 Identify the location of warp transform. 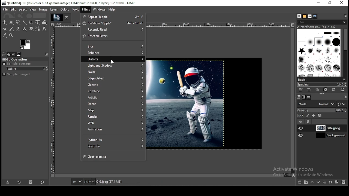
(44, 22).